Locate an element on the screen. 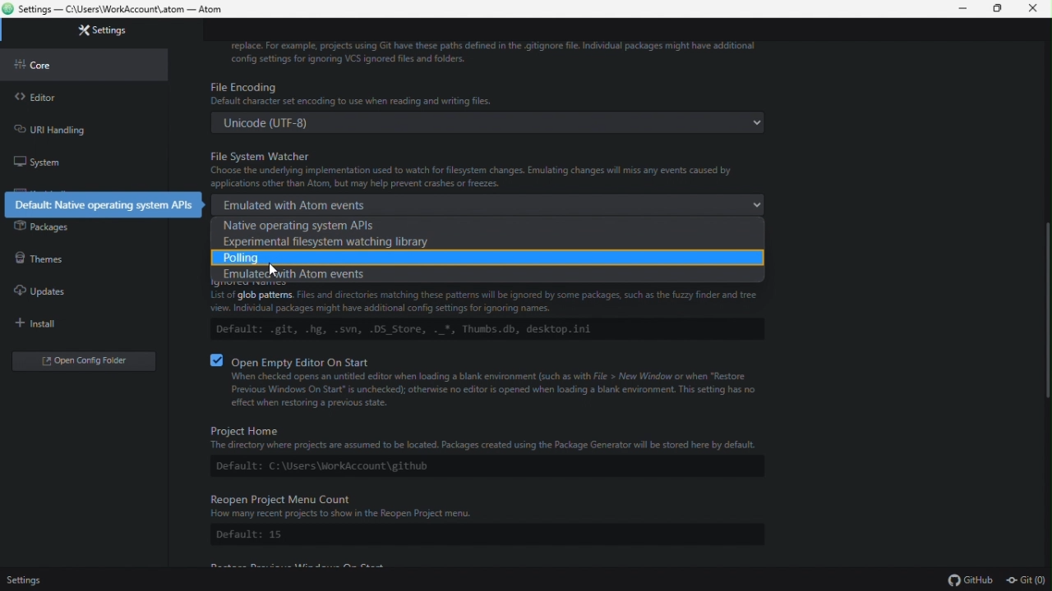  Default: .git, .hg, .svn, .DS_Store, ._*, Thumbs.db, desktop.ini is located at coordinates (408, 330).